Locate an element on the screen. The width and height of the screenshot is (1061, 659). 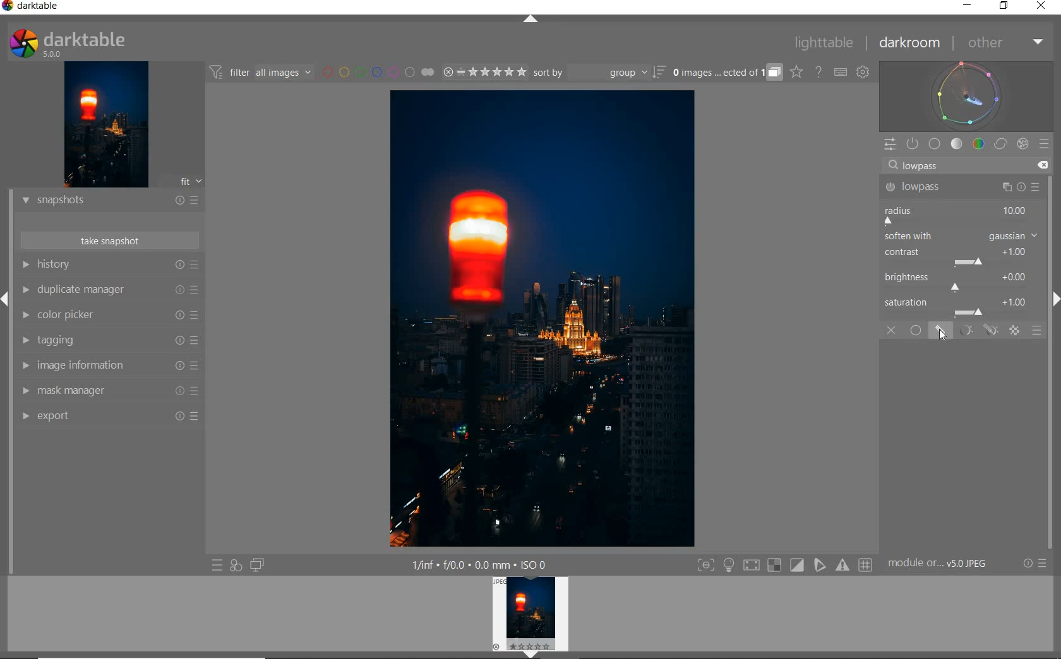
SCROLLBAR is located at coordinates (1055, 362).